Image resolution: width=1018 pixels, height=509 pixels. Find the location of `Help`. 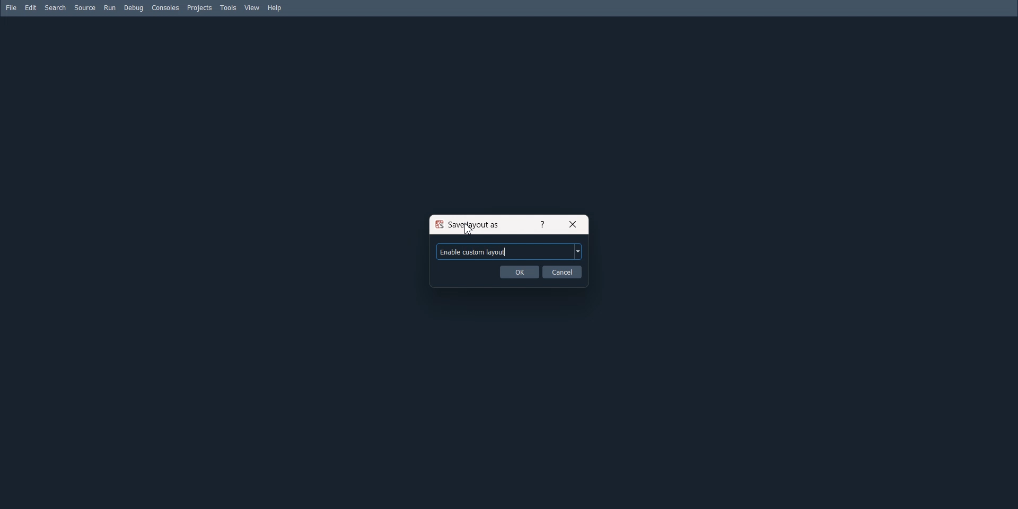

Help is located at coordinates (541, 224).